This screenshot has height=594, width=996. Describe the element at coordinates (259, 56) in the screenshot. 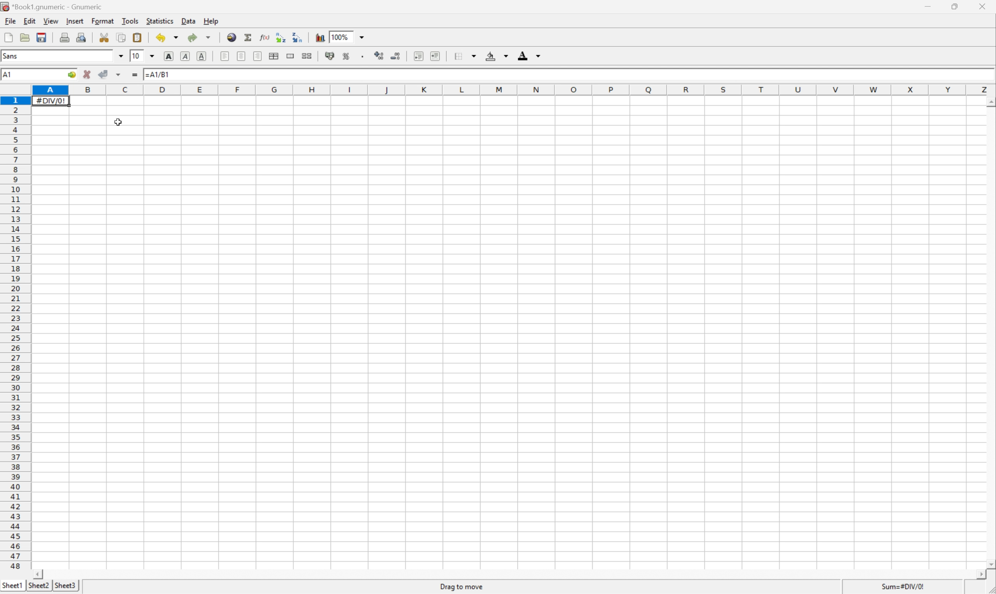

I see `Align right` at that location.